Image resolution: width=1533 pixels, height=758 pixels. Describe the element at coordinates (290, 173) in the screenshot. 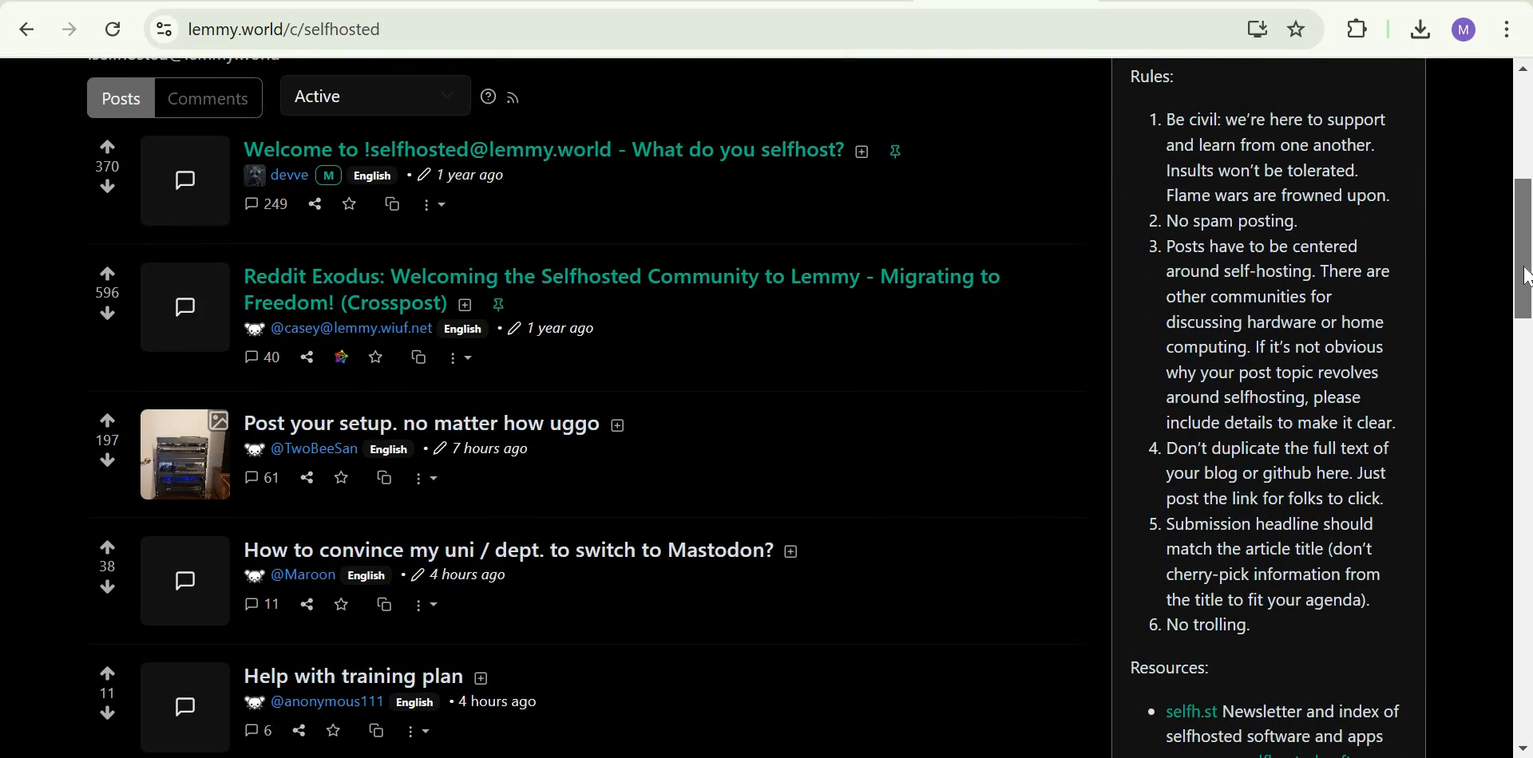

I see `name` at that location.